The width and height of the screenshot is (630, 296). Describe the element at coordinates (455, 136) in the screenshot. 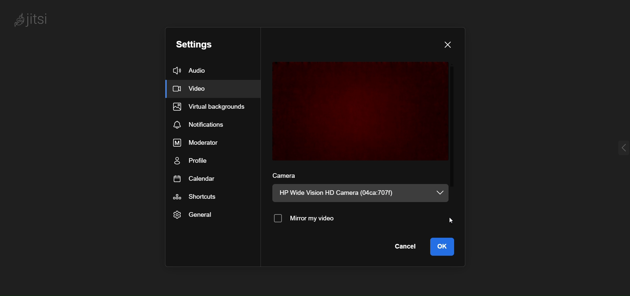

I see `scroll bar` at that location.